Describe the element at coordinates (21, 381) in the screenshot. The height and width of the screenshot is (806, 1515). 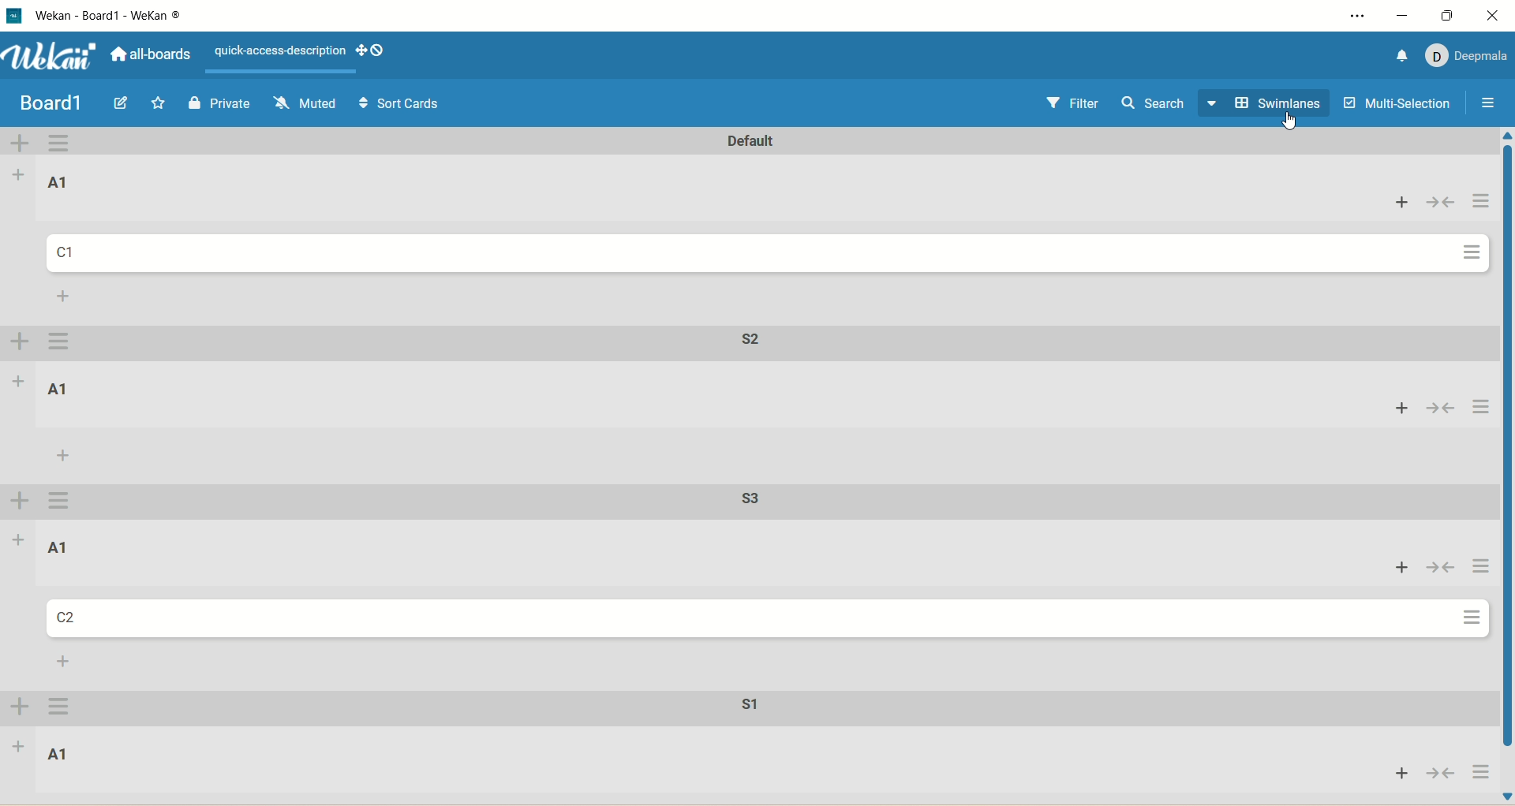
I see `add` at that location.